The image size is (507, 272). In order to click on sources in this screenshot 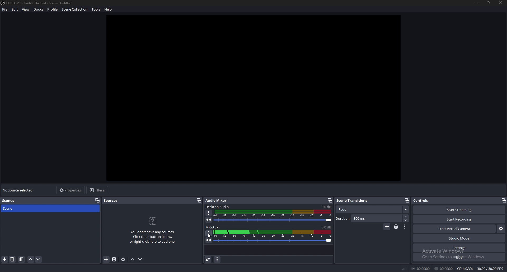, I will do `click(114, 200)`.